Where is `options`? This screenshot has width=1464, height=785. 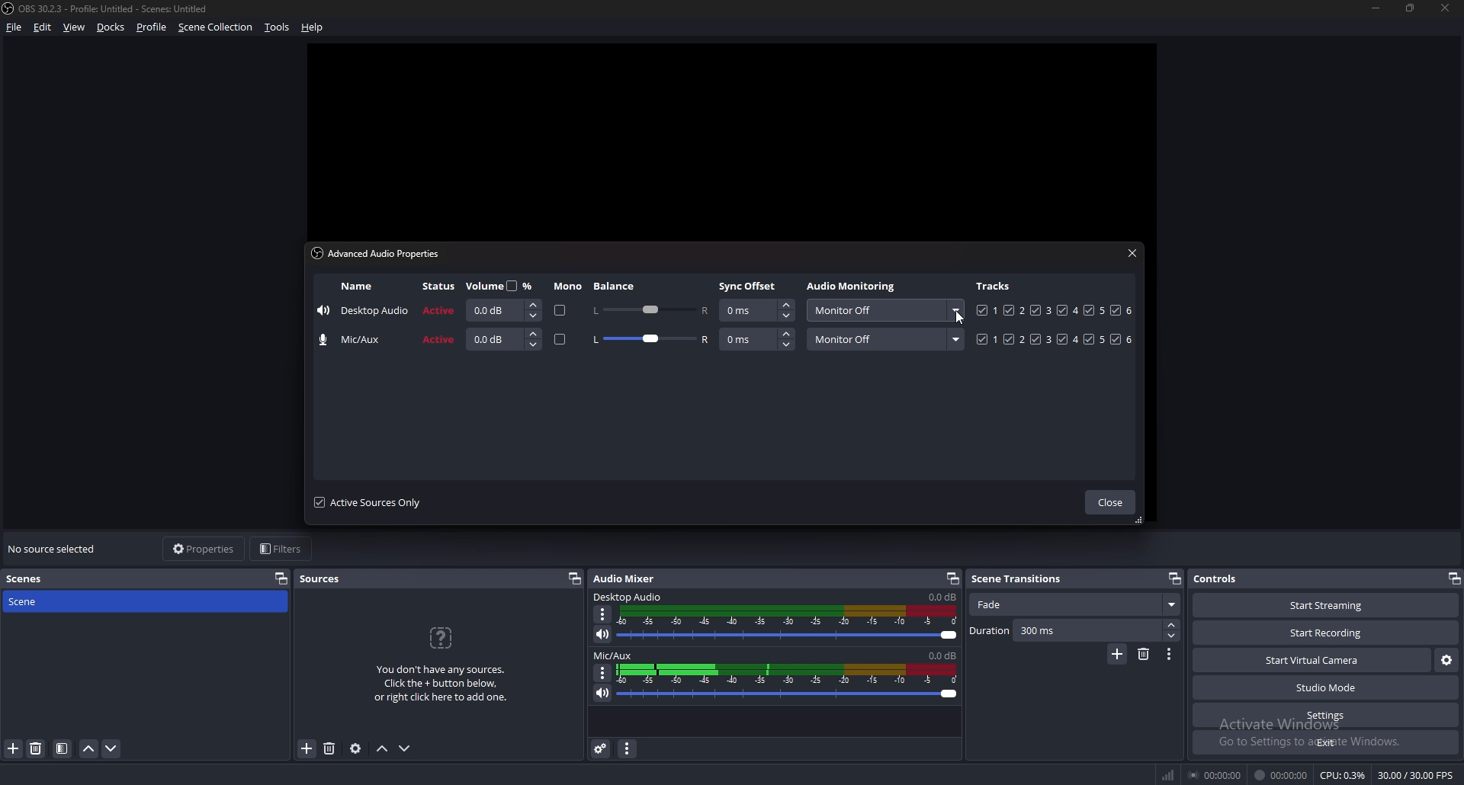 options is located at coordinates (1170, 654).